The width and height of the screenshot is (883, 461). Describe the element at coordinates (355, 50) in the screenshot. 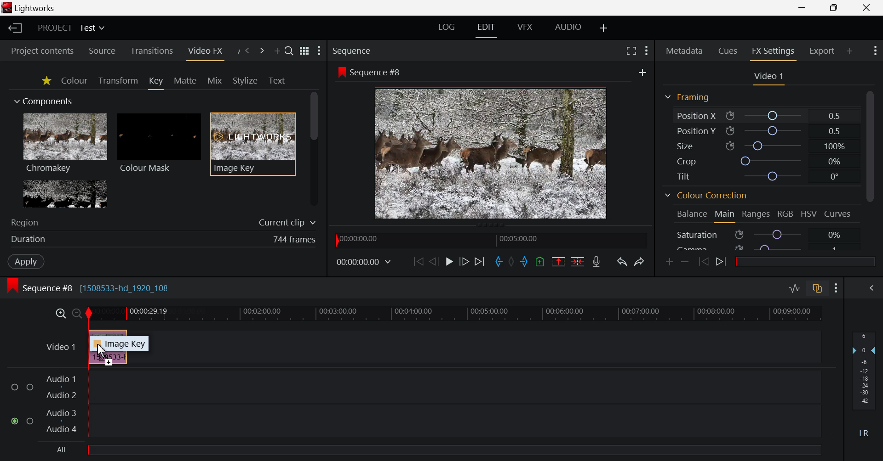

I see `Sequence Preview Section` at that location.